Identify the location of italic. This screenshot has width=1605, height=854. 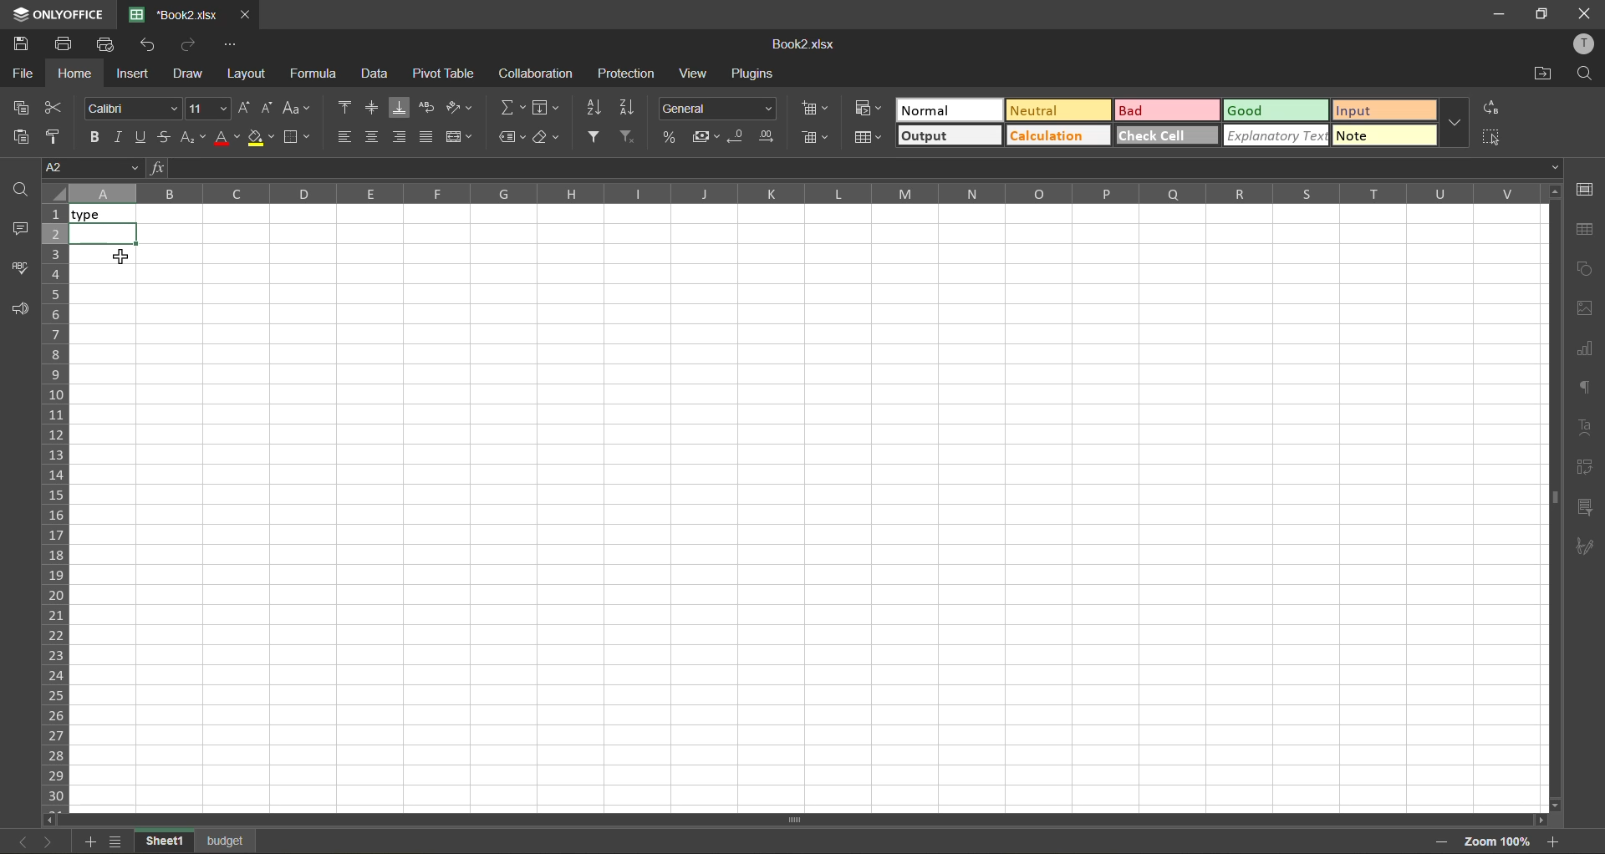
(120, 134).